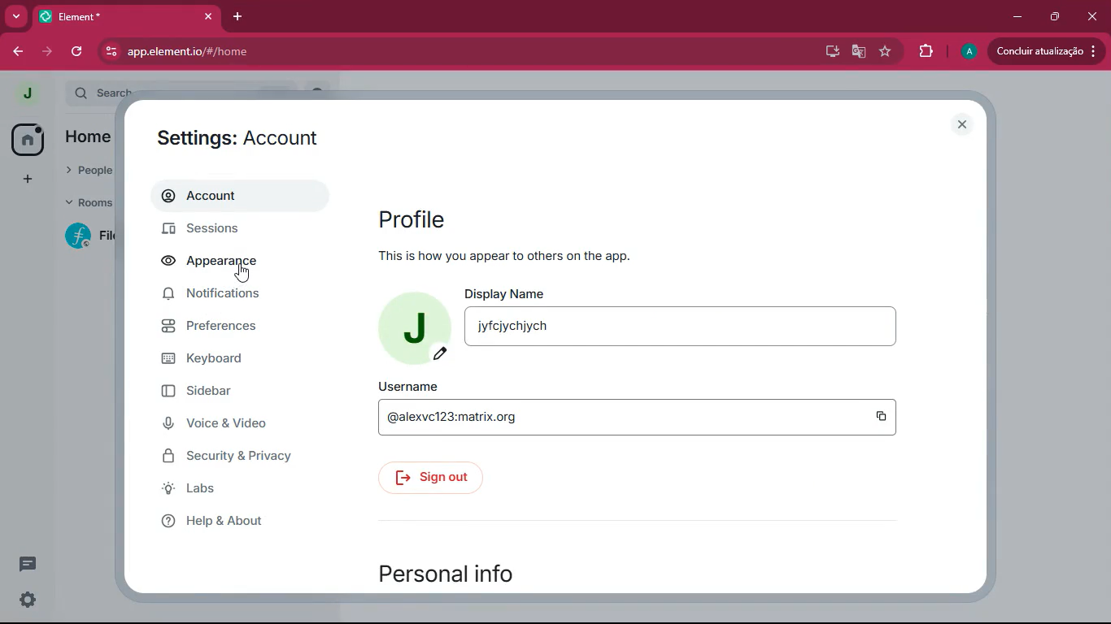 The width and height of the screenshot is (1111, 624). What do you see at coordinates (26, 91) in the screenshot?
I see `profile picture` at bounding box center [26, 91].